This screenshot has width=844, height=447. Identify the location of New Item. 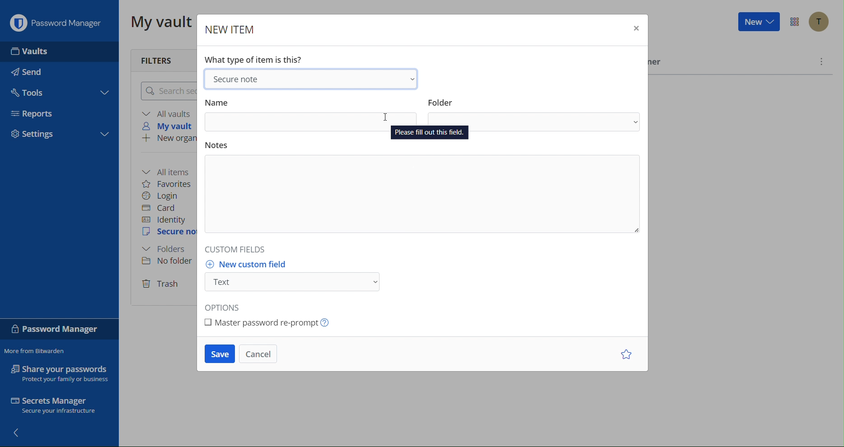
(229, 27).